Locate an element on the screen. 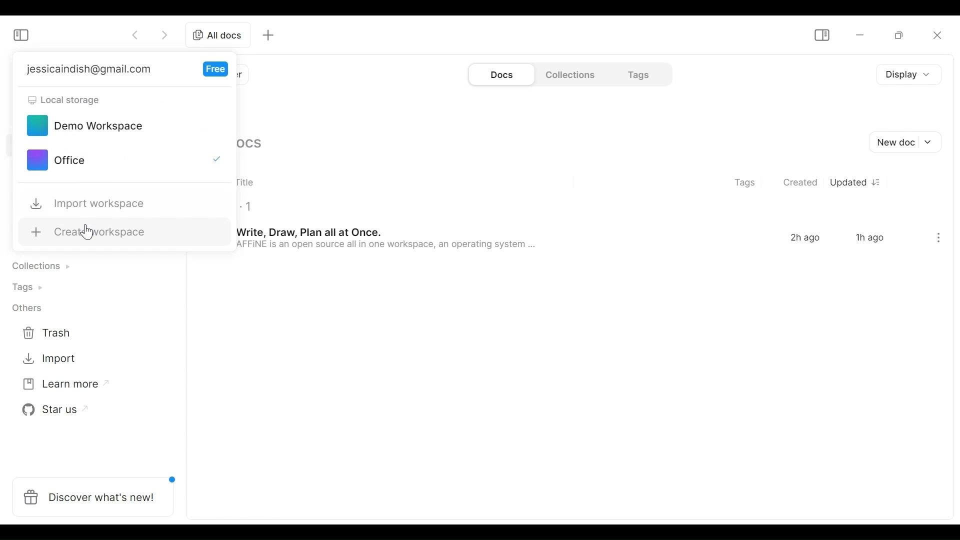  minimize is located at coordinates (858, 34).